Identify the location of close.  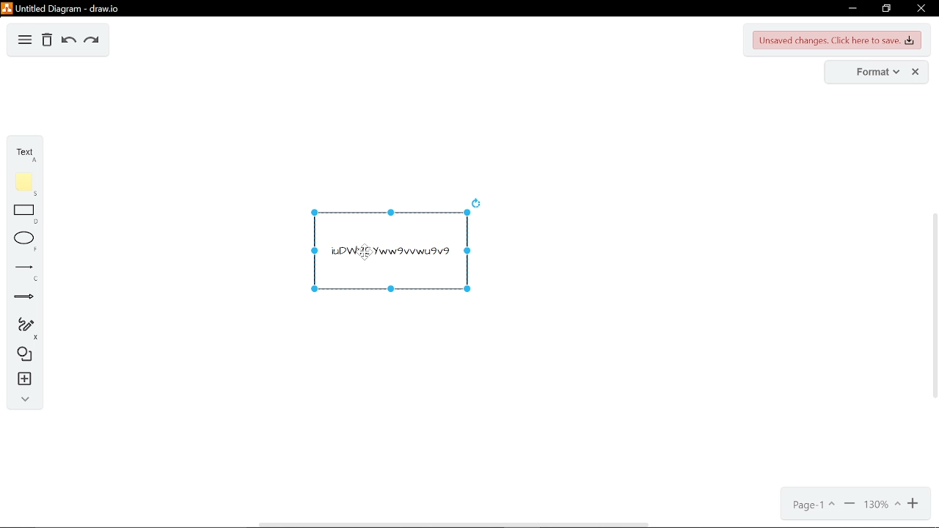
(921, 8).